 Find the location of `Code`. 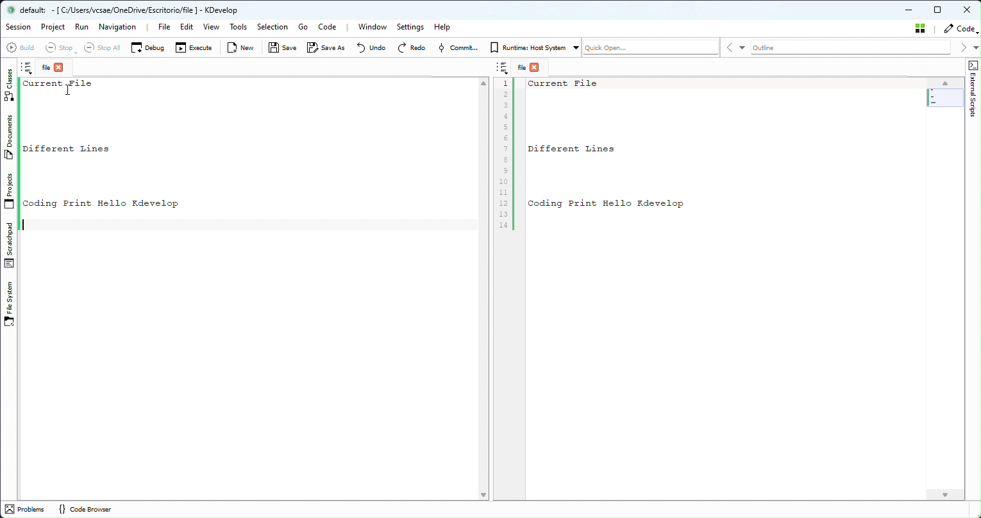

Code is located at coordinates (960, 29).